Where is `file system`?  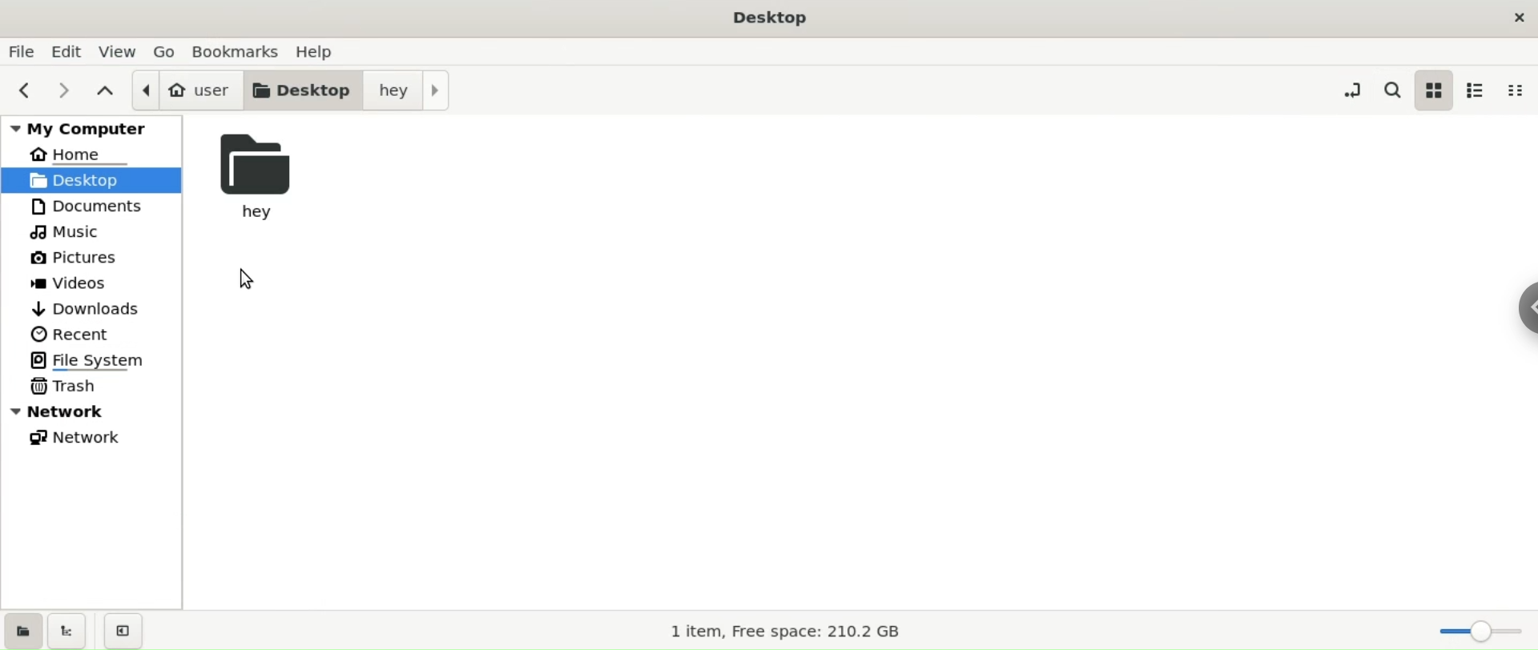
file system is located at coordinates (102, 359).